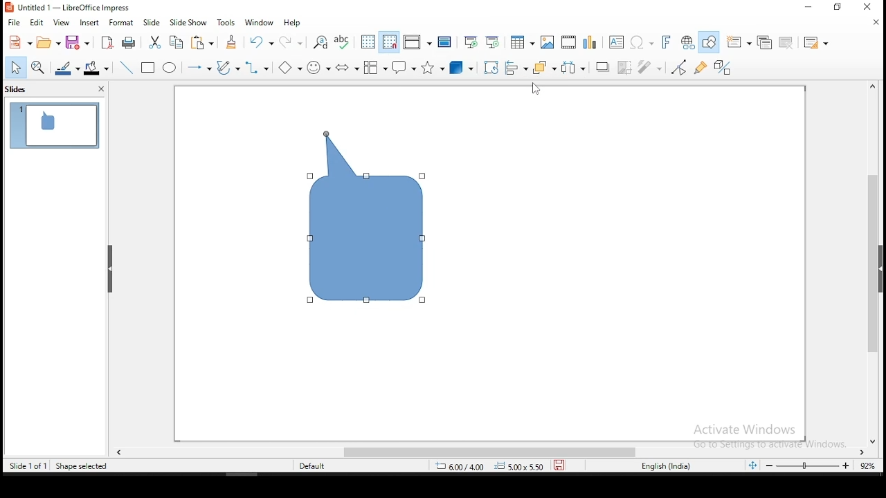 This screenshot has height=498, width=886. I want to click on symbol shapes, so click(317, 66).